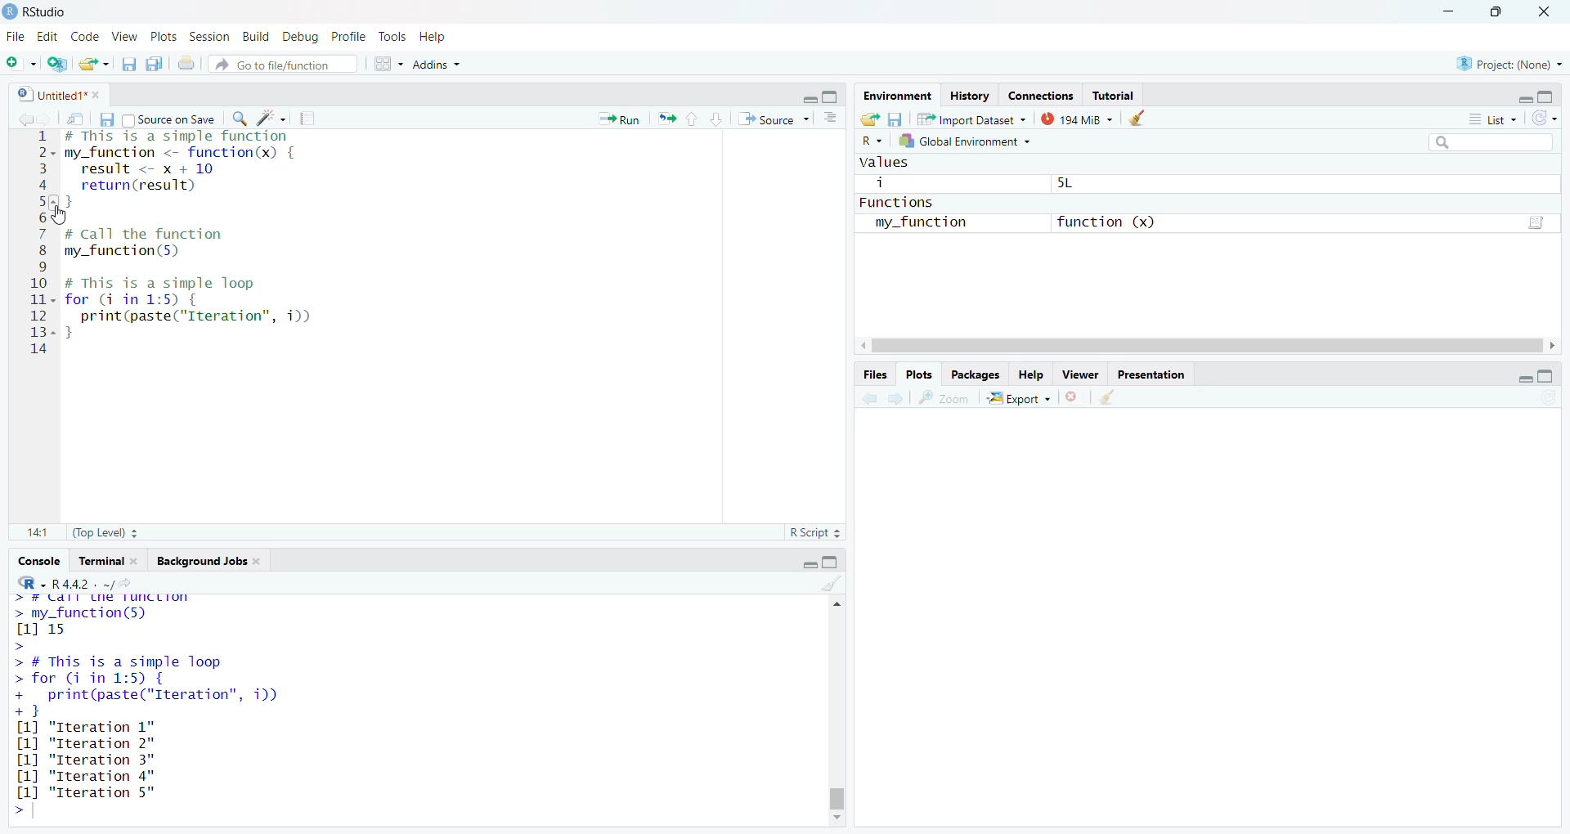 The height and width of the screenshot is (834, 1570). Describe the element at coordinates (105, 118) in the screenshot. I see `save current document` at that location.